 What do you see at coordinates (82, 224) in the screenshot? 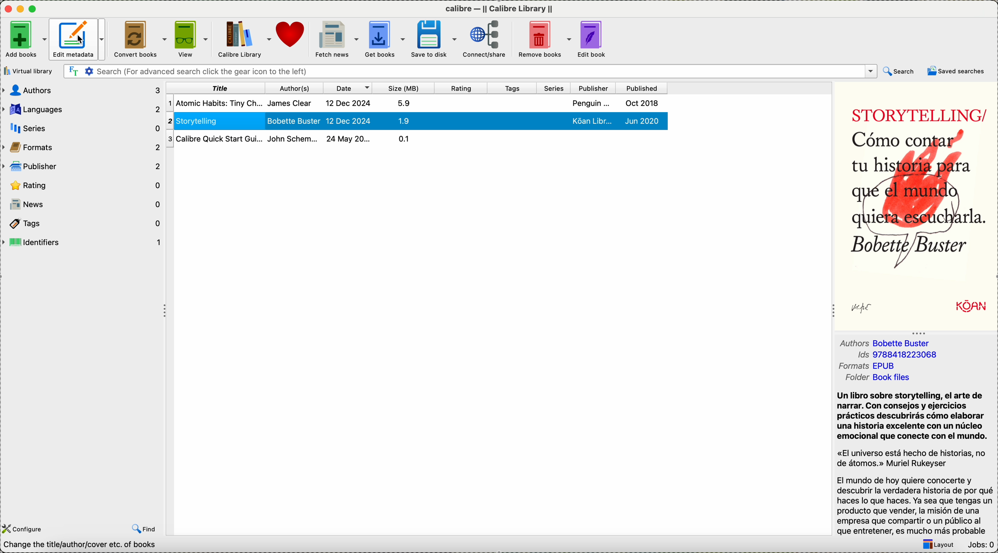
I see `tags` at bounding box center [82, 224].